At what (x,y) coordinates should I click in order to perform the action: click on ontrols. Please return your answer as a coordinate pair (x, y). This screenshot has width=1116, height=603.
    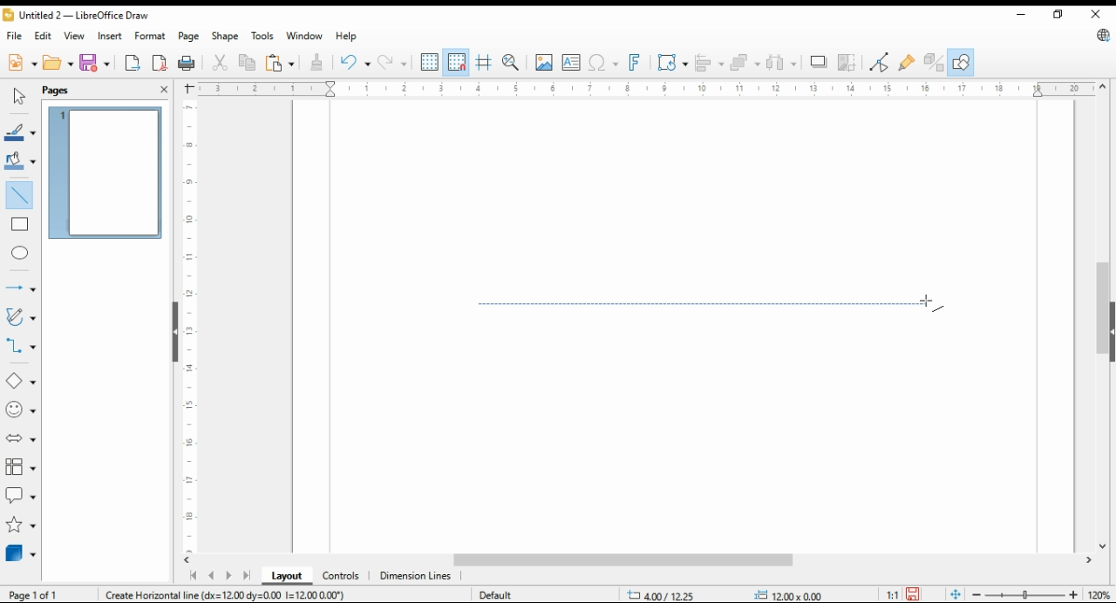
    Looking at the image, I should click on (342, 576).